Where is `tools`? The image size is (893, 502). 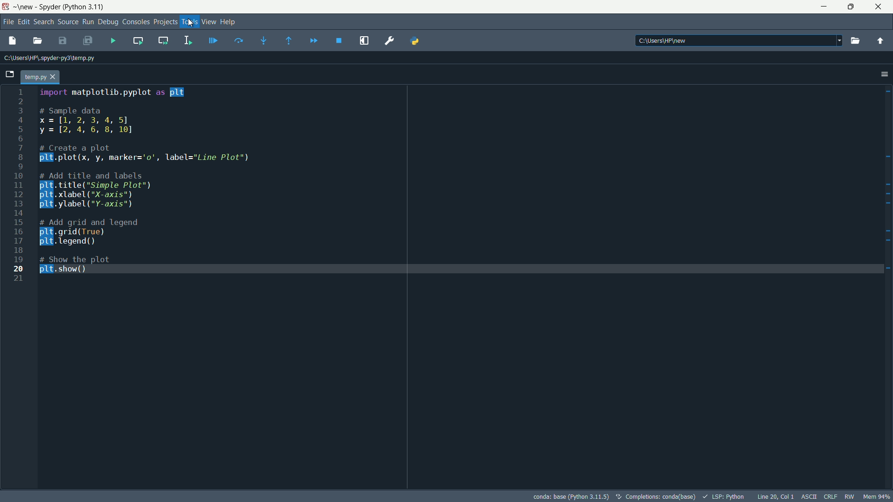 tools is located at coordinates (189, 22).